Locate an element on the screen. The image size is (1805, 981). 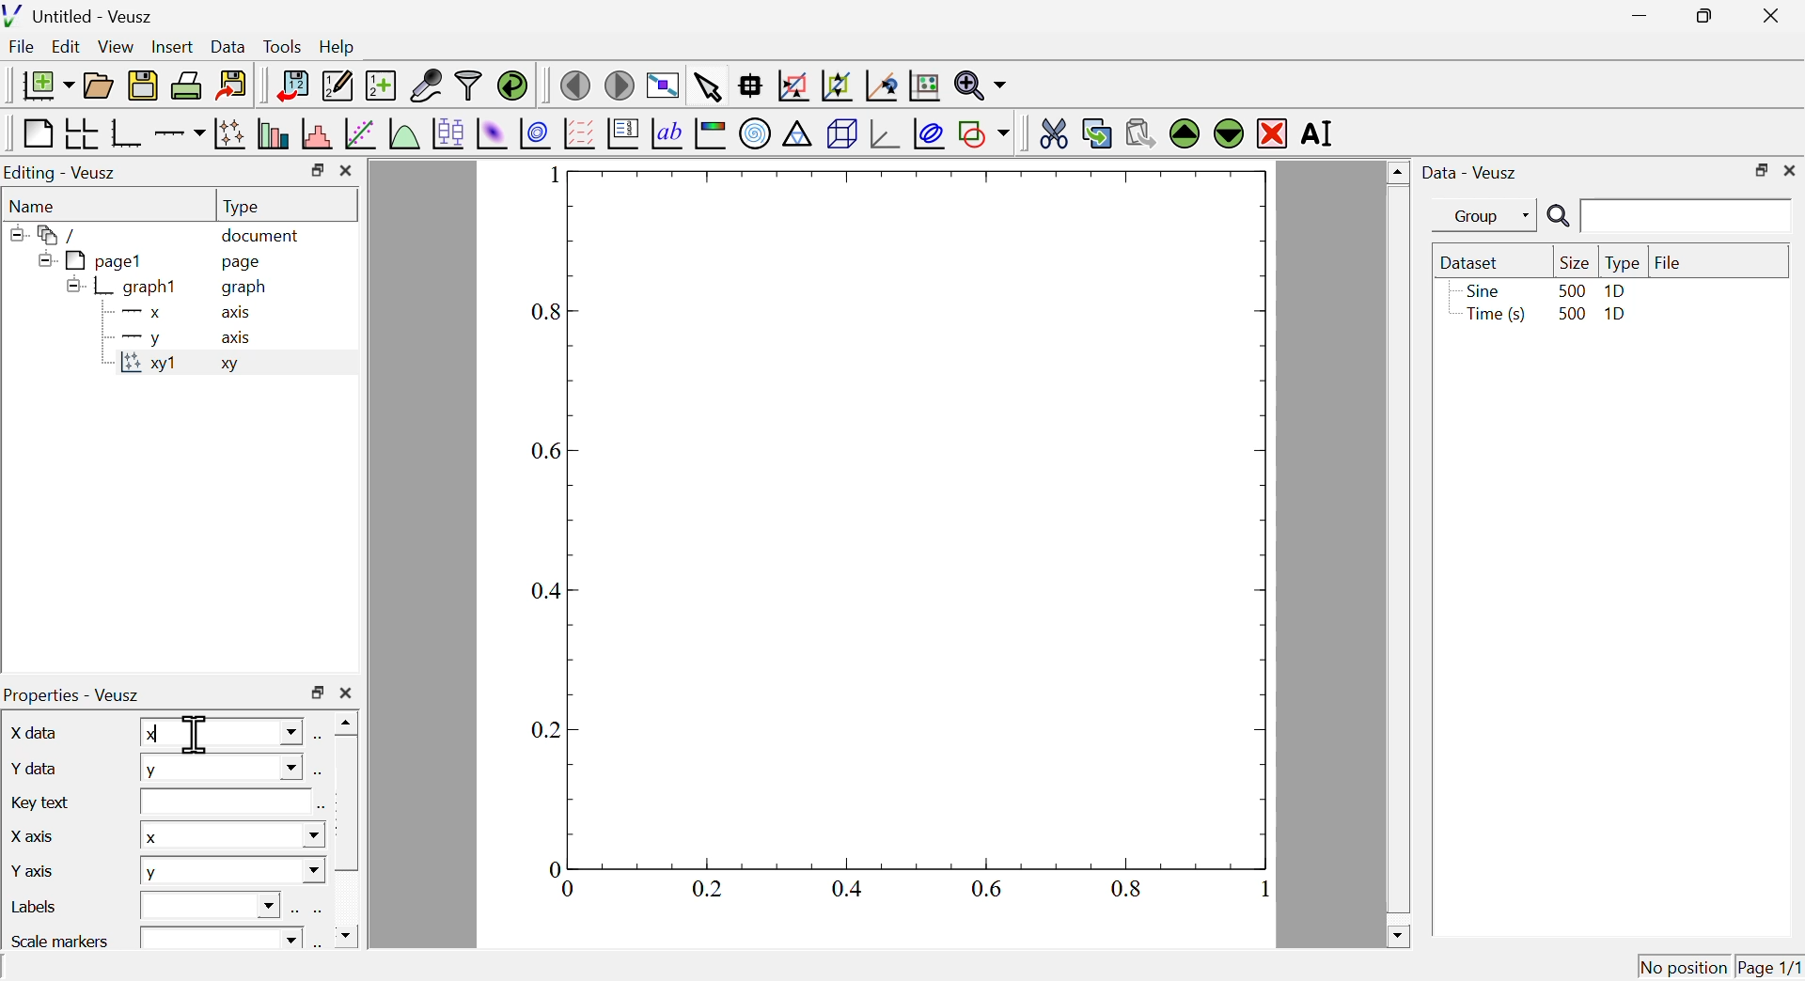
new document is located at coordinates (42, 85).